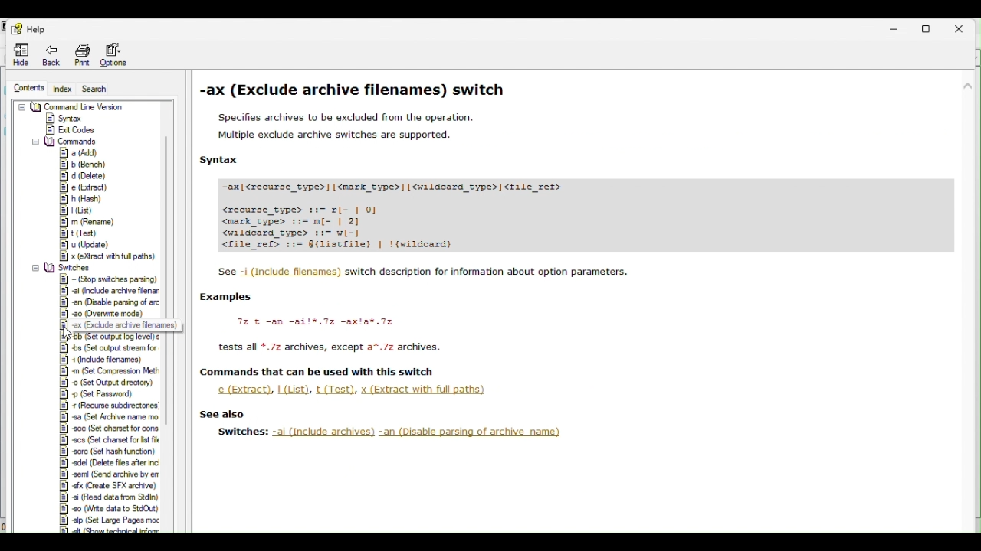  I want to click on 8] «i (Read data from Stdin), so click(108, 497).